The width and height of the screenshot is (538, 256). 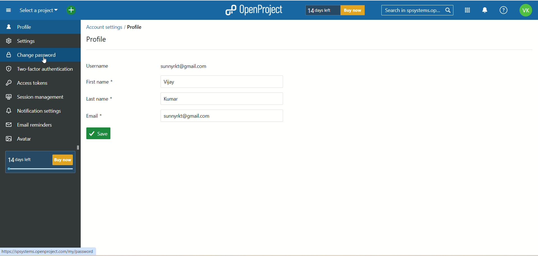 What do you see at coordinates (485, 11) in the screenshot?
I see `notification` at bounding box center [485, 11].